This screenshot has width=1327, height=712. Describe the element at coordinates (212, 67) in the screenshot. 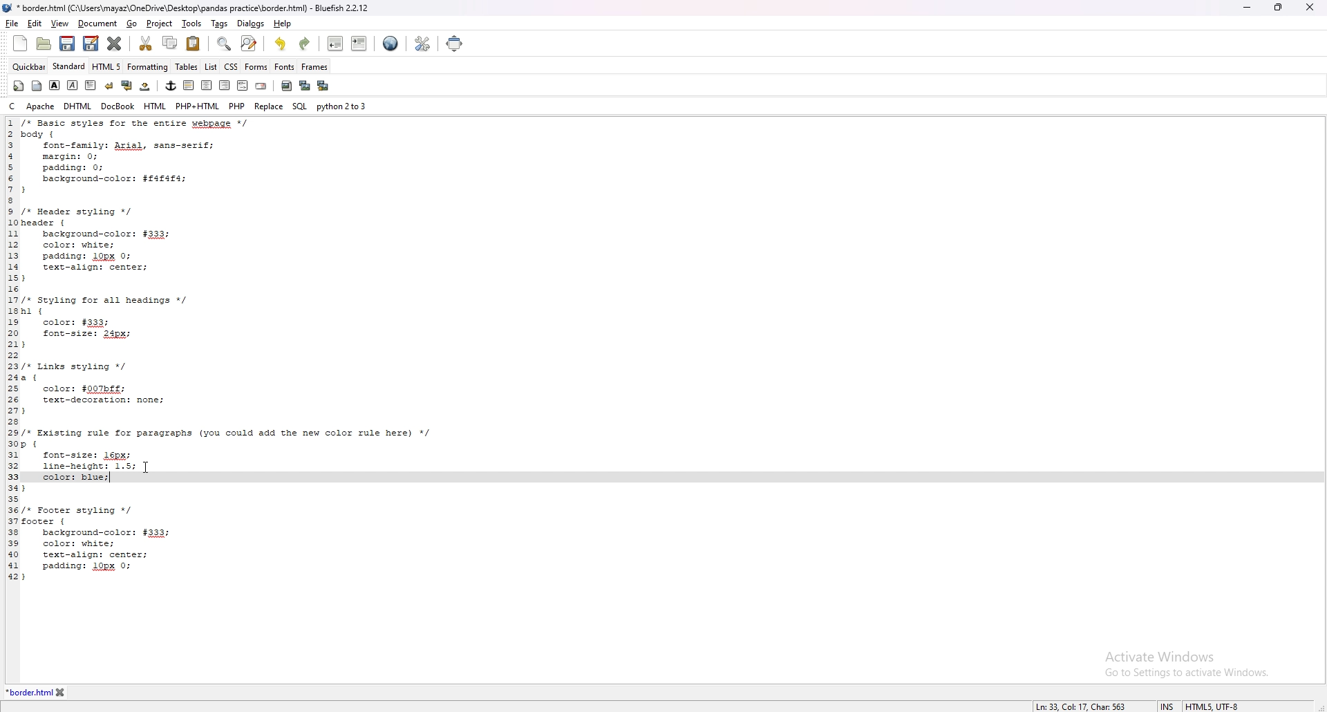

I see `list` at that location.